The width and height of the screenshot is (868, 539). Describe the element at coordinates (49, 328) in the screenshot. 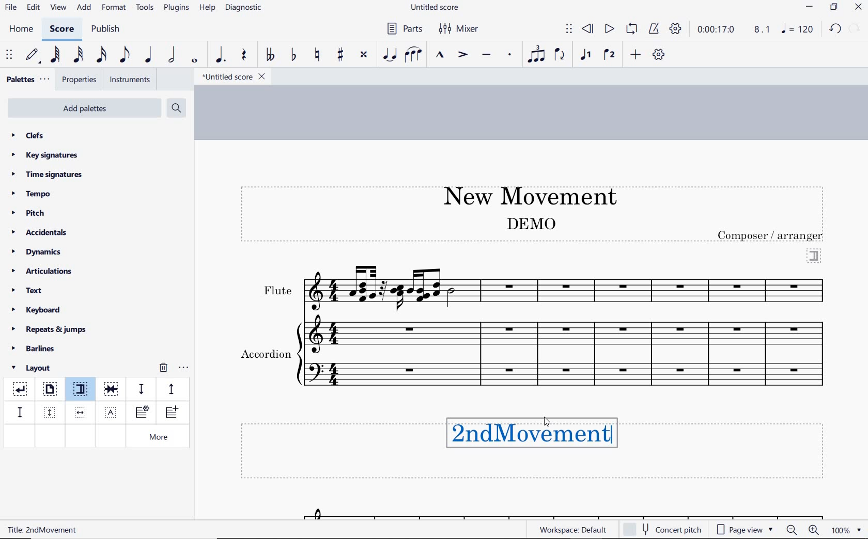

I see `repeats & jumps` at that location.